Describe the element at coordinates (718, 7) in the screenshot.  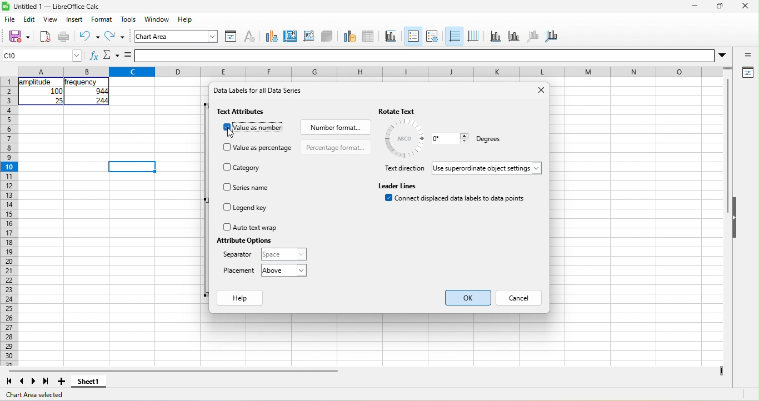
I see `maximize` at that location.